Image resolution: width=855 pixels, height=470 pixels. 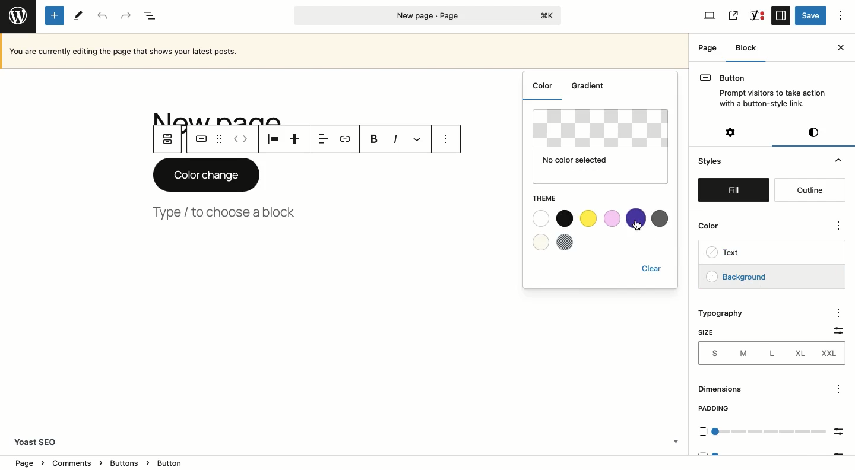 What do you see at coordinates (781, 15) in the screenshot?
I see `Sidebar` at bounding box center [781, 15].